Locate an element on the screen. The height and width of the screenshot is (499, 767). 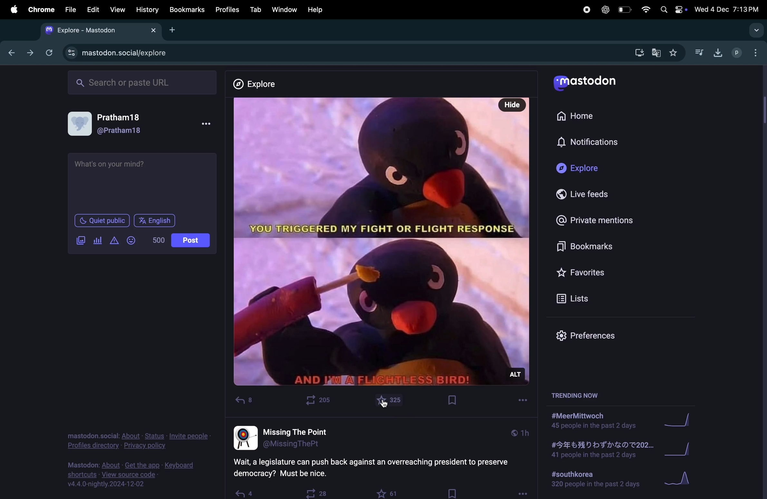
view is located at coordinates (118, 9).